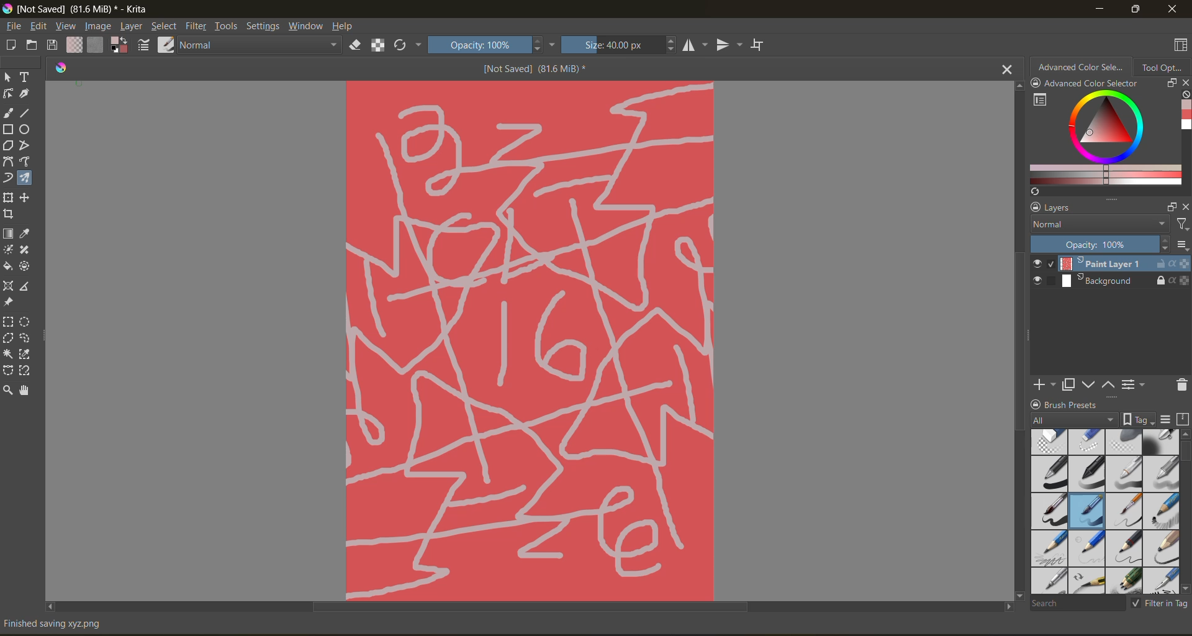  What do you see at coordinates (1185, 84) in the screenshot?
I see `close` at bounding box center [1185, 84].